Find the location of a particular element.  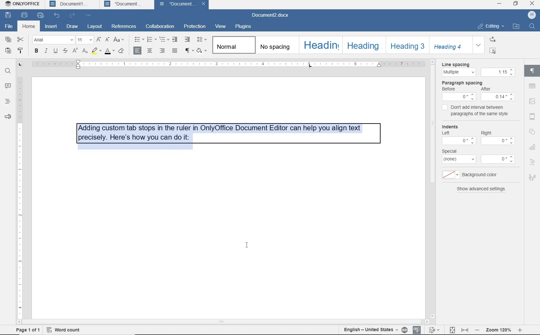

copy style is located at coordinates (20, 51).